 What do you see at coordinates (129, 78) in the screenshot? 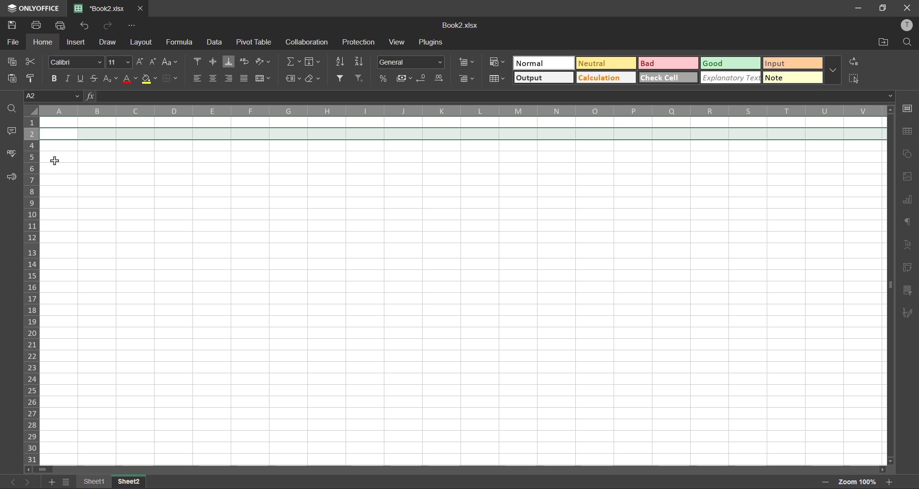
I see `font color` at bounding box center [129, 78].